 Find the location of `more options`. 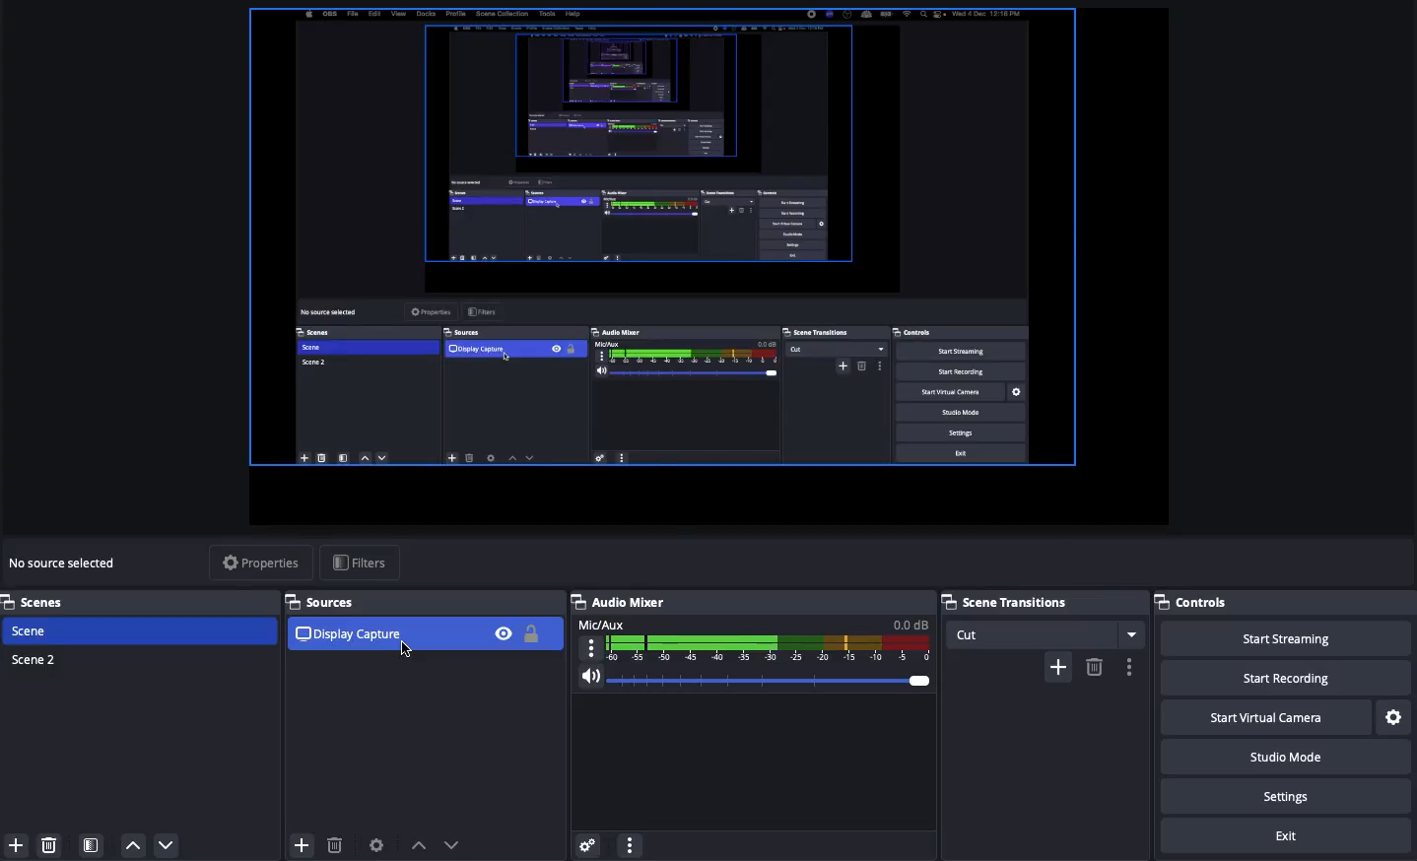

more options is located at coordinates (1132, 667).